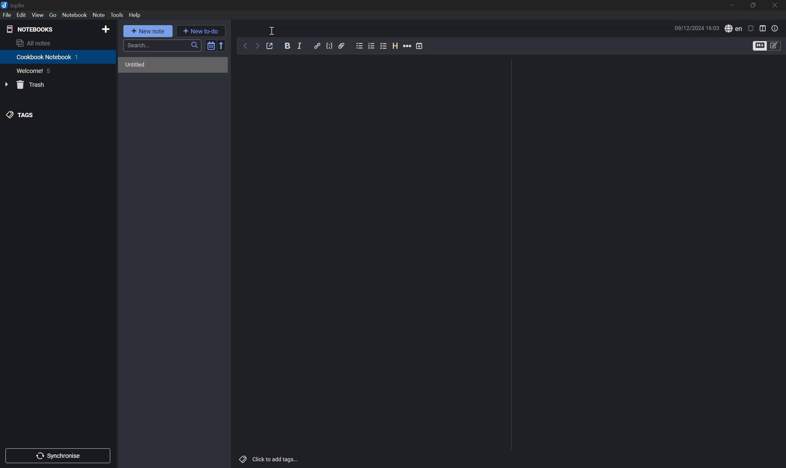 The height and width of the screenshot is (468, 786). What do you see at coordinates (221, 46) in the screenshot?
I see `Reverse sort order` at bounding box center [221, 46].